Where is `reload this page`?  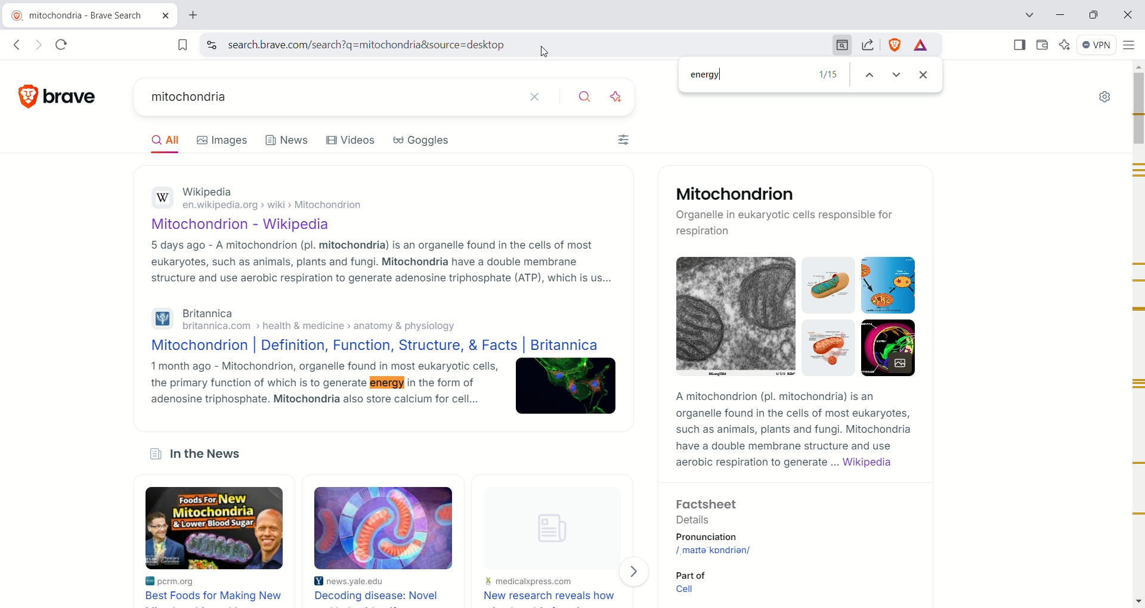
reload this page is located at coordinates (58, 45).